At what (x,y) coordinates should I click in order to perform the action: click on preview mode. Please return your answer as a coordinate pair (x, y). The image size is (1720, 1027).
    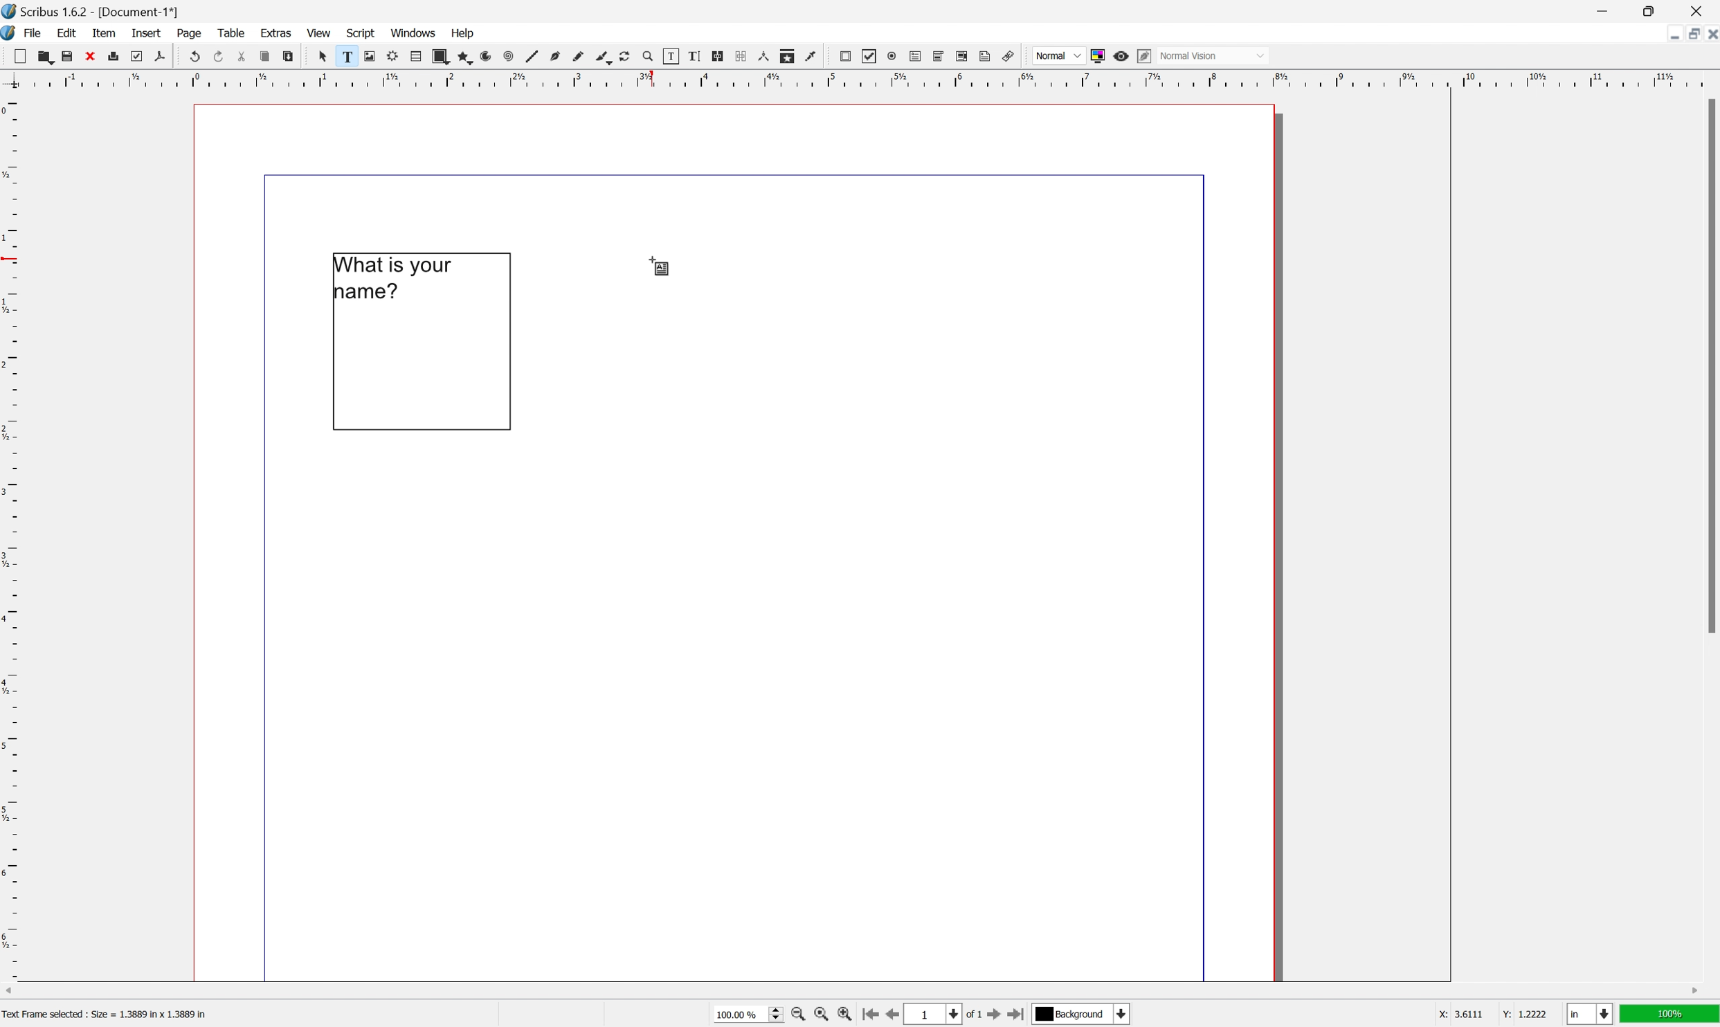
    Looking at the image, I should click on (1120, 55).